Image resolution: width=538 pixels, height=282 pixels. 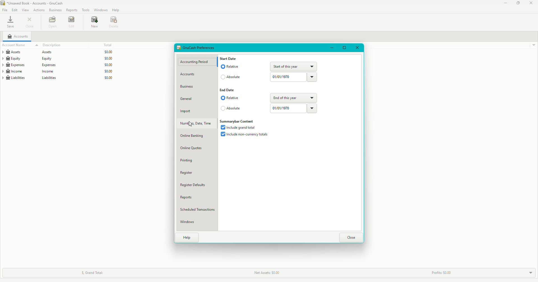 What do you see at coordinates (294, 109) in the screenshot?
I see `Date` at bounding box center [294, 109].